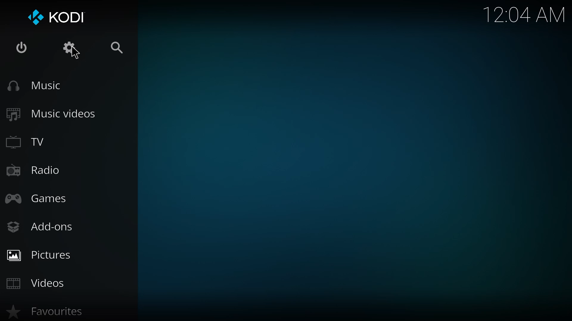  What do you see at coordinates (20, 48) in the screenshot?
I see `power` at bounding box center [20, 48].